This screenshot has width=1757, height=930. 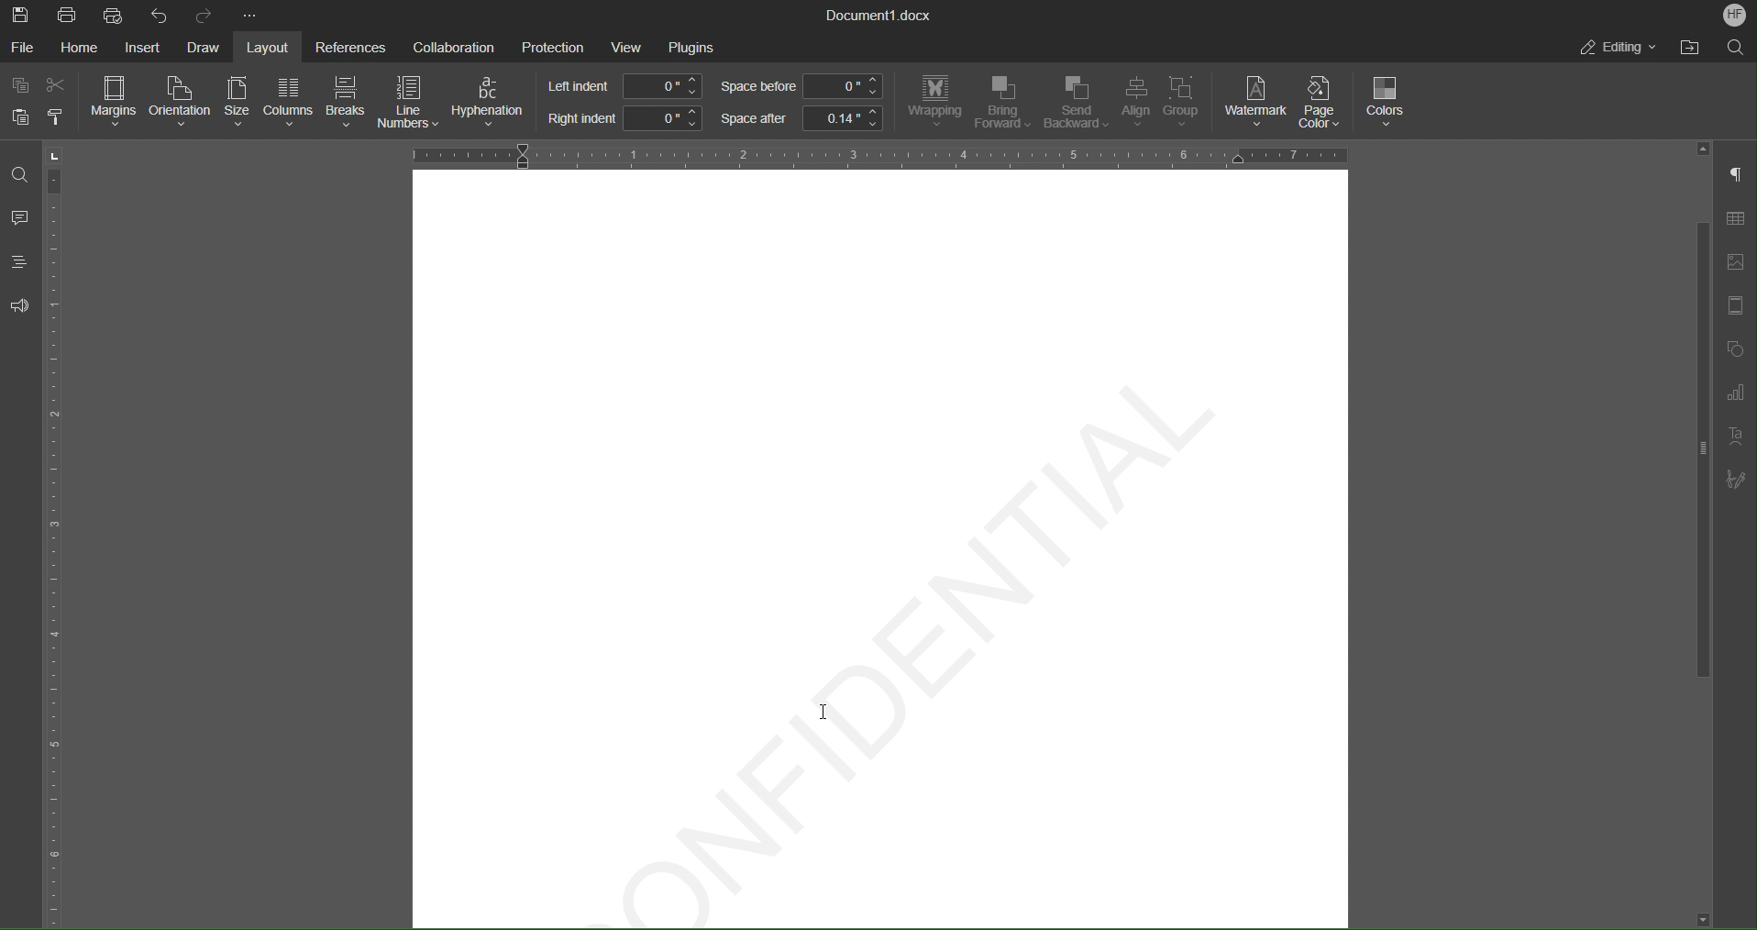 I want to click on Left indent, so click(x=626, y=86).